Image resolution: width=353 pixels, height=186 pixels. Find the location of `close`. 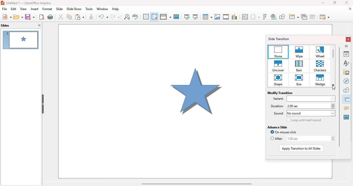

close is located at coordinates (349, 39).